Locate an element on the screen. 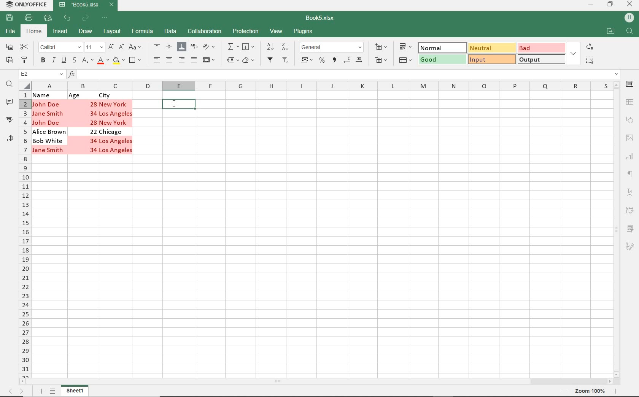 The width and height of the screenshot is (639, 397). SELECT ALL is located at coordinates (590, 61).